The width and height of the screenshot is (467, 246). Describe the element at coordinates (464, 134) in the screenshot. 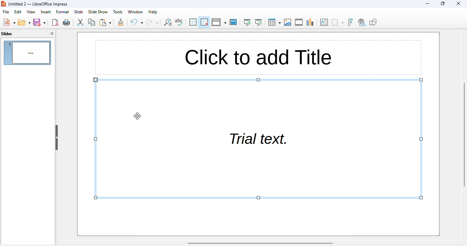

I see `vertical scroll bar` at that location.